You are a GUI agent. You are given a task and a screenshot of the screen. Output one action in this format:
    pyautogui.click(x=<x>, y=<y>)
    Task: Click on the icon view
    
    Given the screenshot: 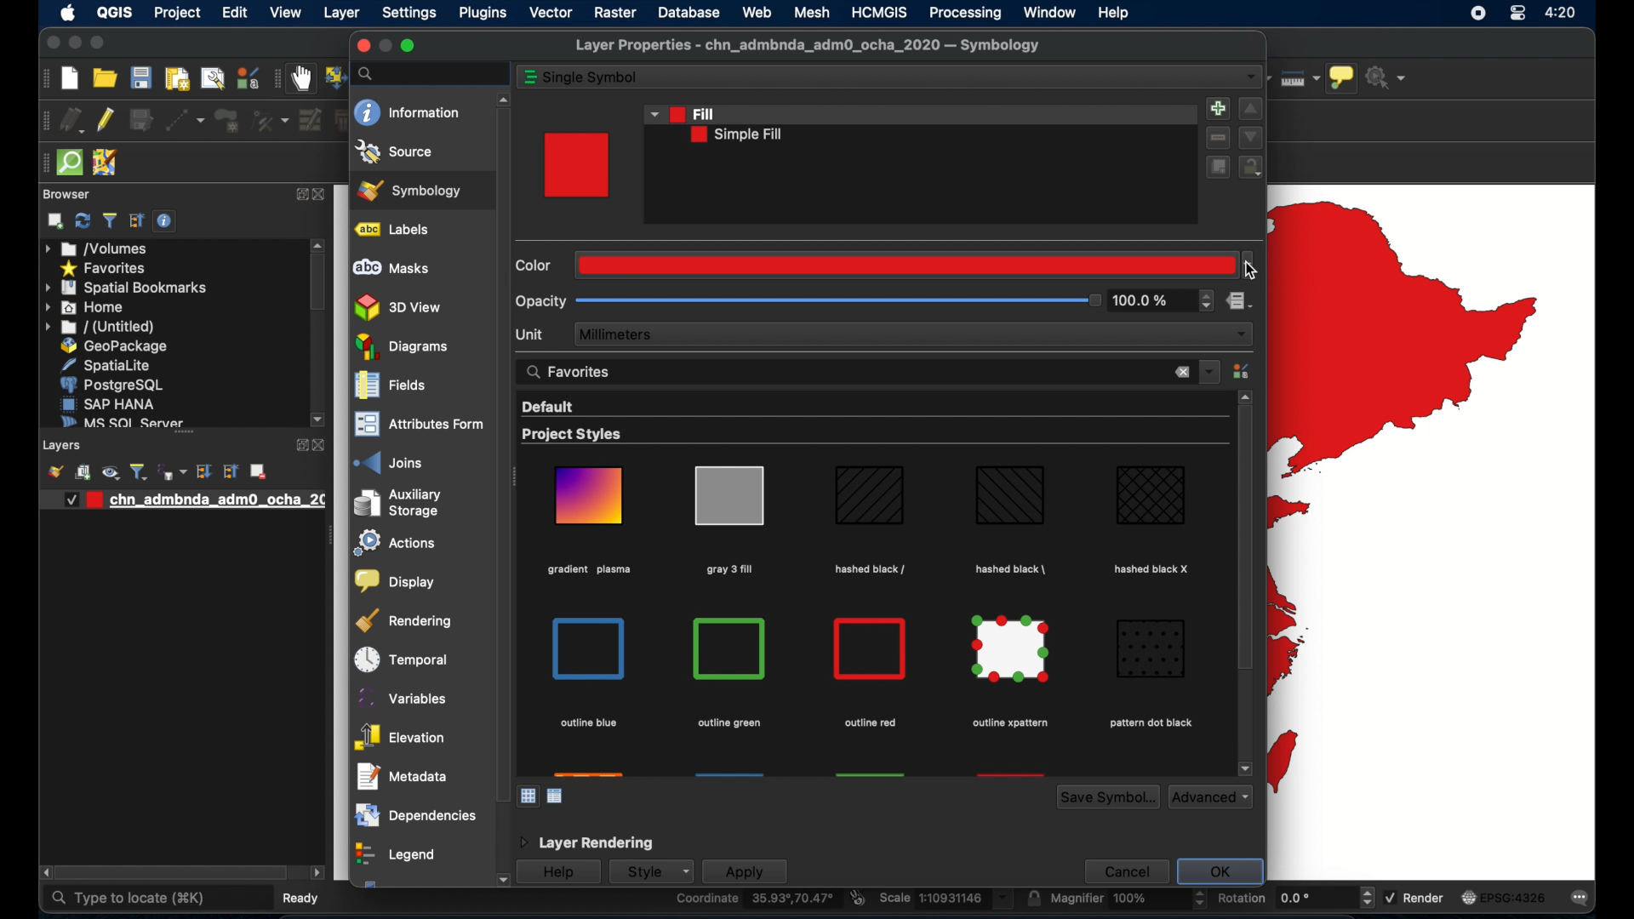 What is the action you would take?
    pyautogui.click(x=528, y=795)
    